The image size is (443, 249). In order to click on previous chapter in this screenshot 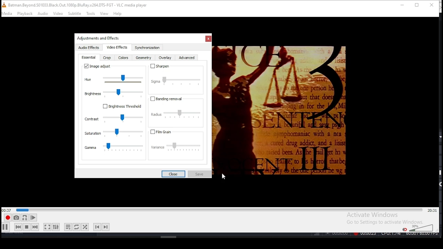, I will do `click(97, 227)`.